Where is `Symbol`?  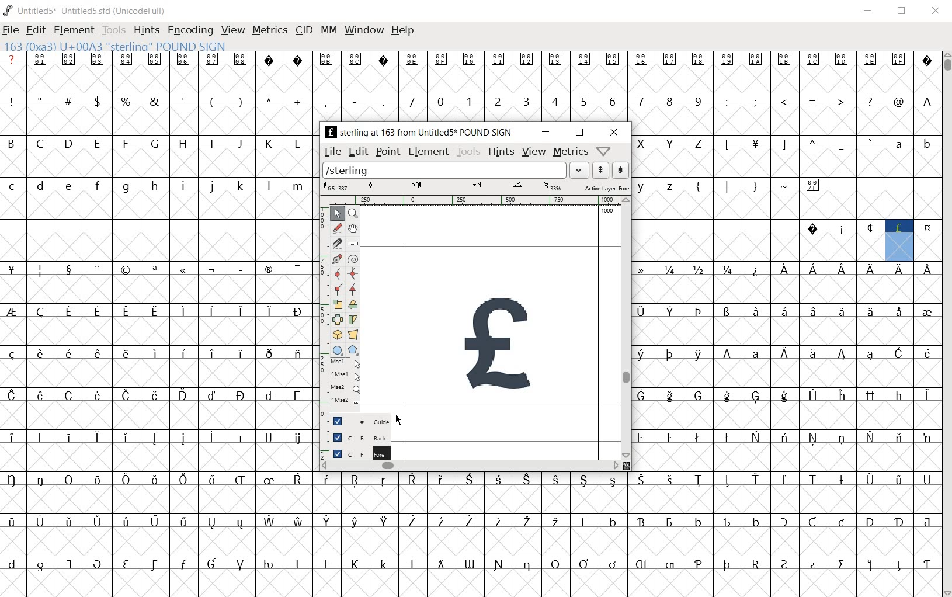
Symbol is located at coordinates (69, 564).